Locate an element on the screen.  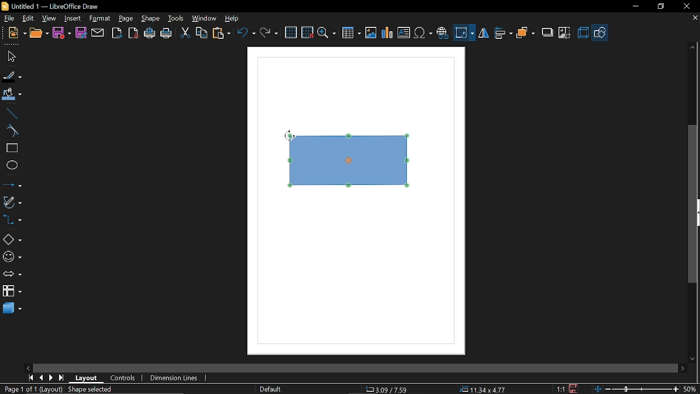
lines and arrows is located at coordinates (12, 186).